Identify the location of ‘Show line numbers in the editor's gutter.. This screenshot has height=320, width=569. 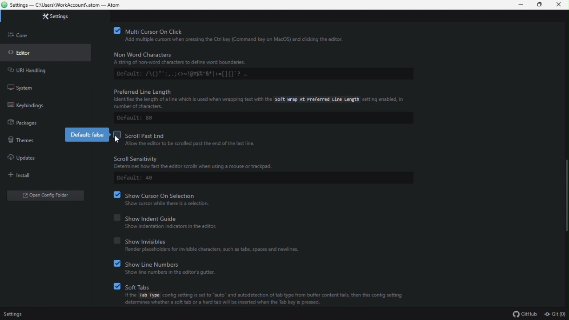
(172, 272).